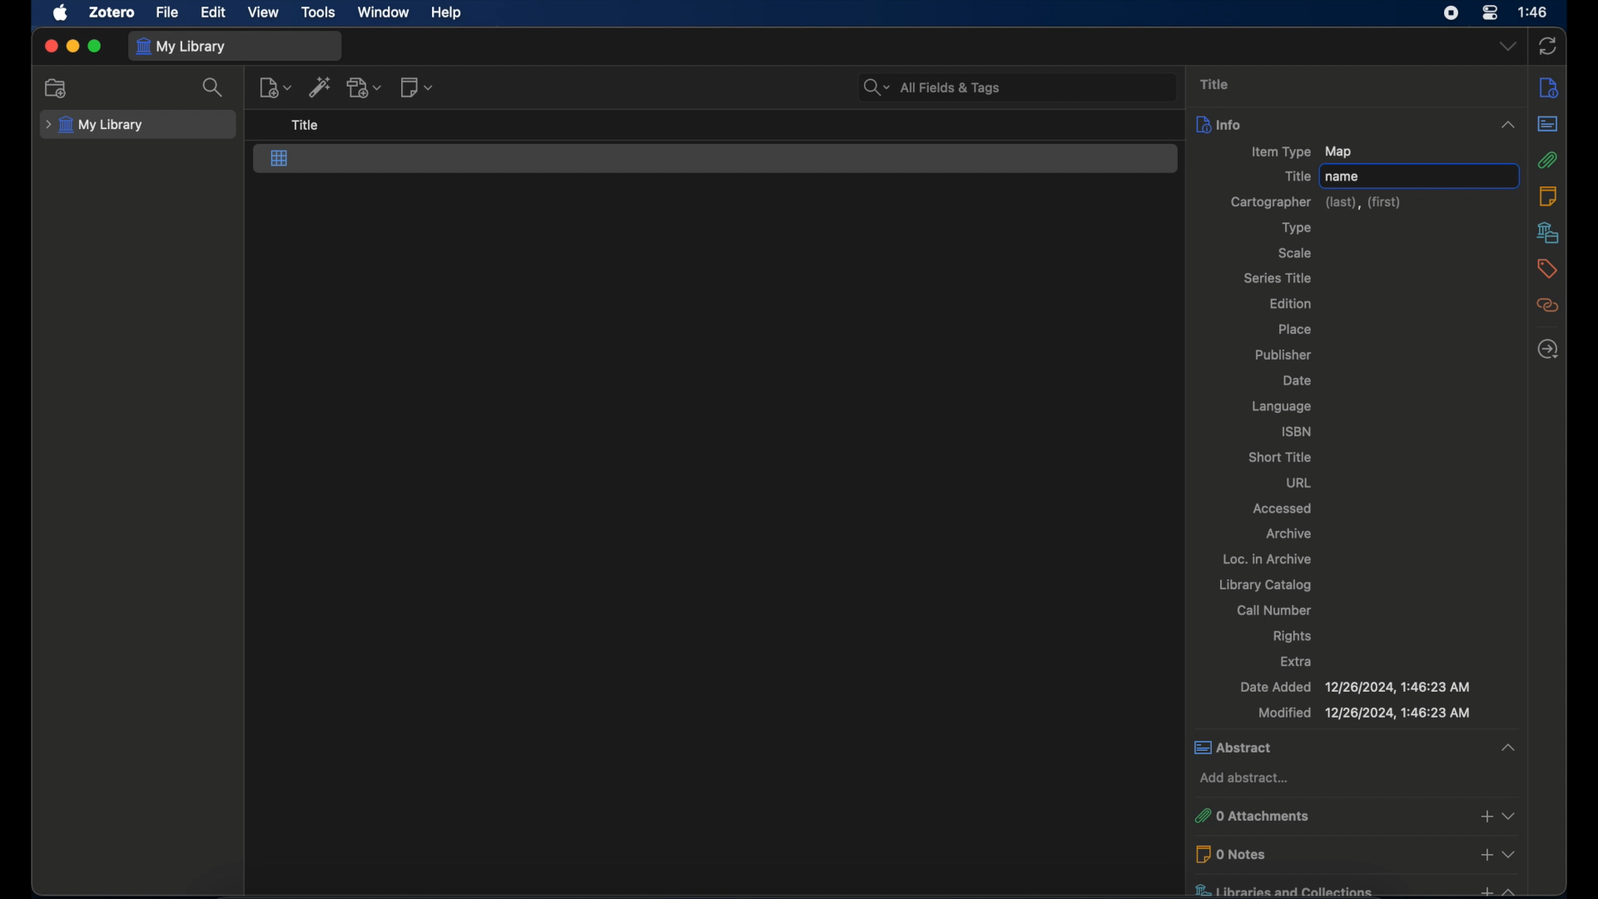 The height and width of the screenshot is (899, 1598). What do you see at coordinates (166, 12) in the screenshot?
I see `file` at bounding box center [166, 12].